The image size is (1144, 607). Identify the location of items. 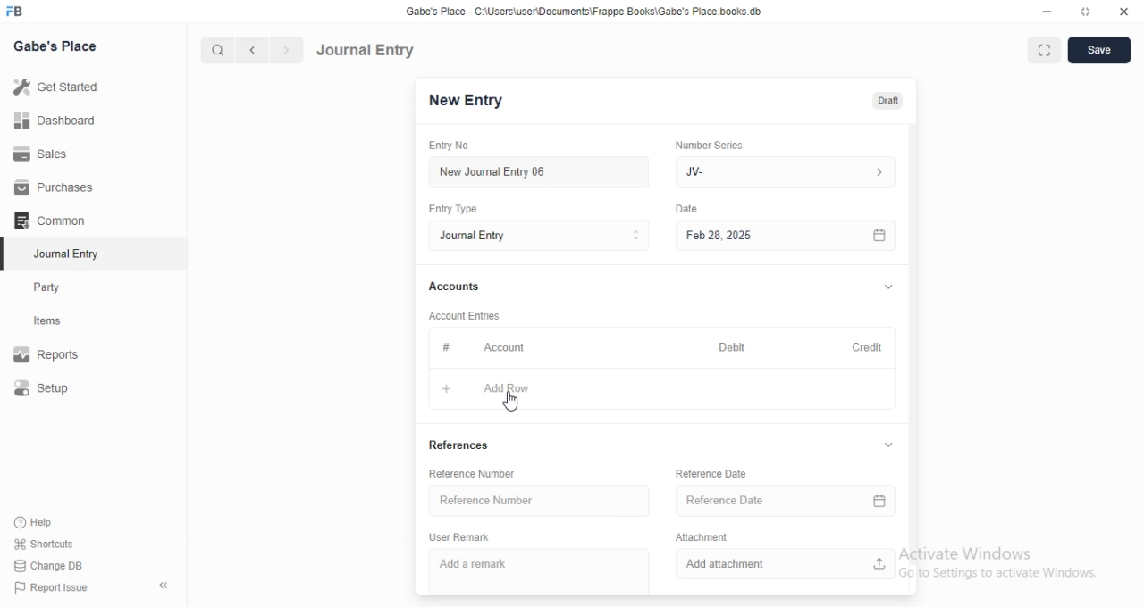
(59, 322).